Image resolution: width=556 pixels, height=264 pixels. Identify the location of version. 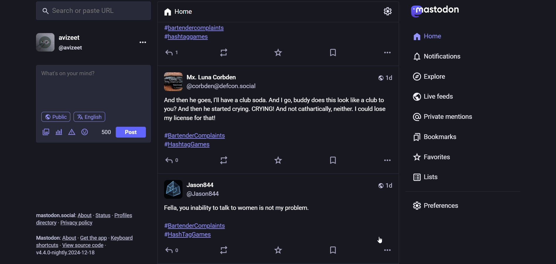
(68, 252).